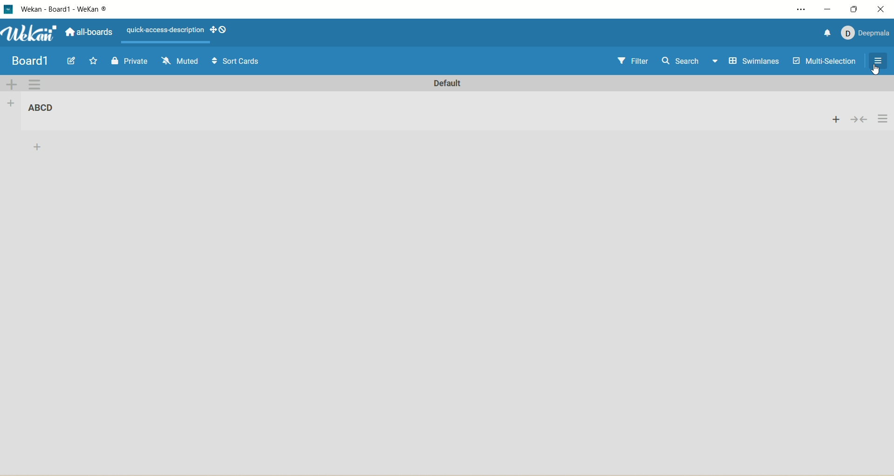 The width and height of the screenshot is (894, 476). Describe the element at coordinates (859, 120) in the screenshot. I see `collapse` at that location.